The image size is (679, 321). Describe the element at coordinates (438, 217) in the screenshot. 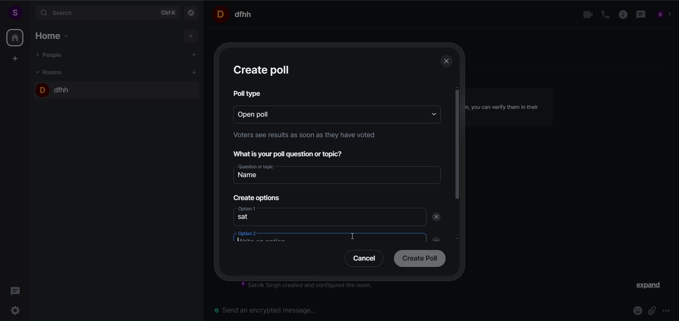

I see `remove` at that location.